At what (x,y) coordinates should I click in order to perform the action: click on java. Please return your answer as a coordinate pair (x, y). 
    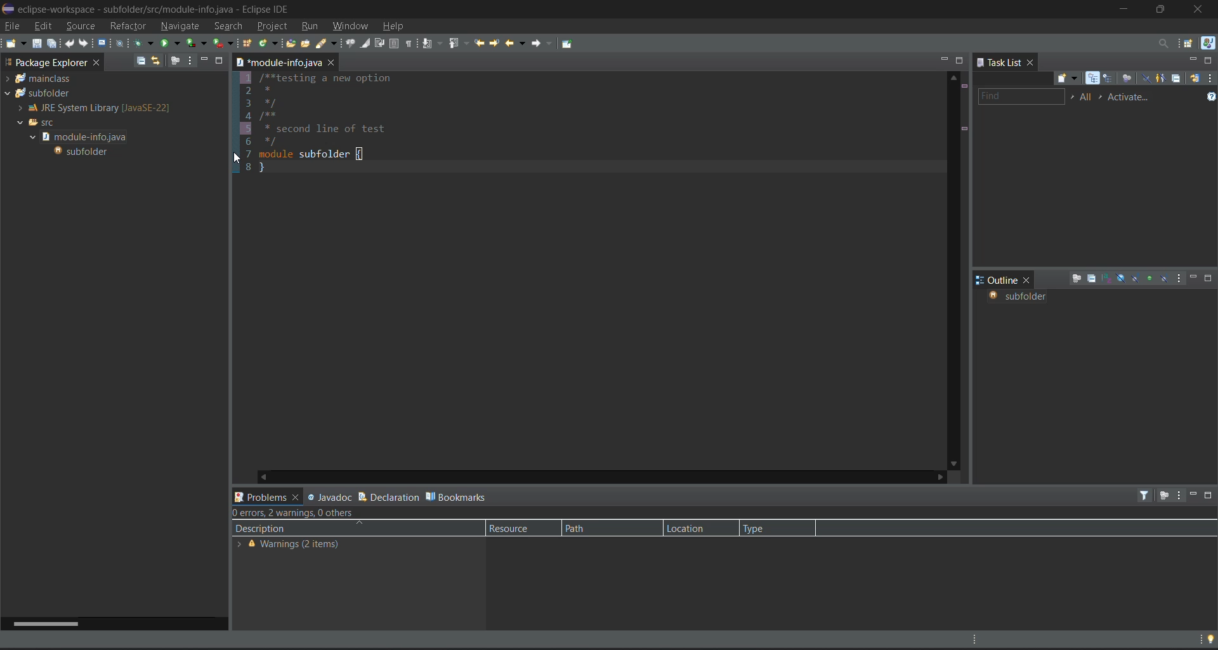
    Looking at the image, I should click on (1208, 43).